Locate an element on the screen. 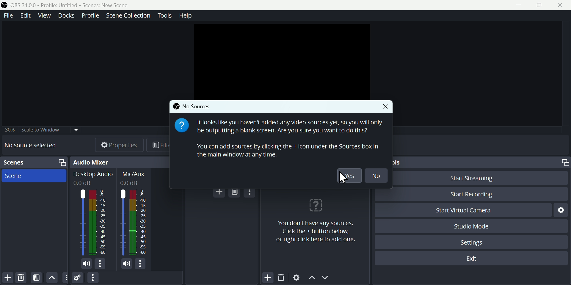 The height and width of the screenshot is (285, 571). Cursor is located at coordinates (342, 178).